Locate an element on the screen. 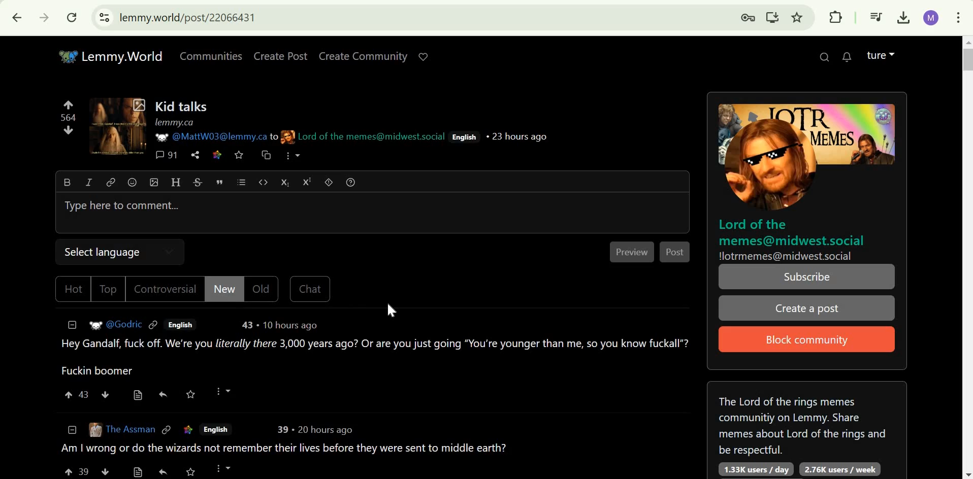 This screenshot has height=479, width=973. List is located at coordinates (240, 182).